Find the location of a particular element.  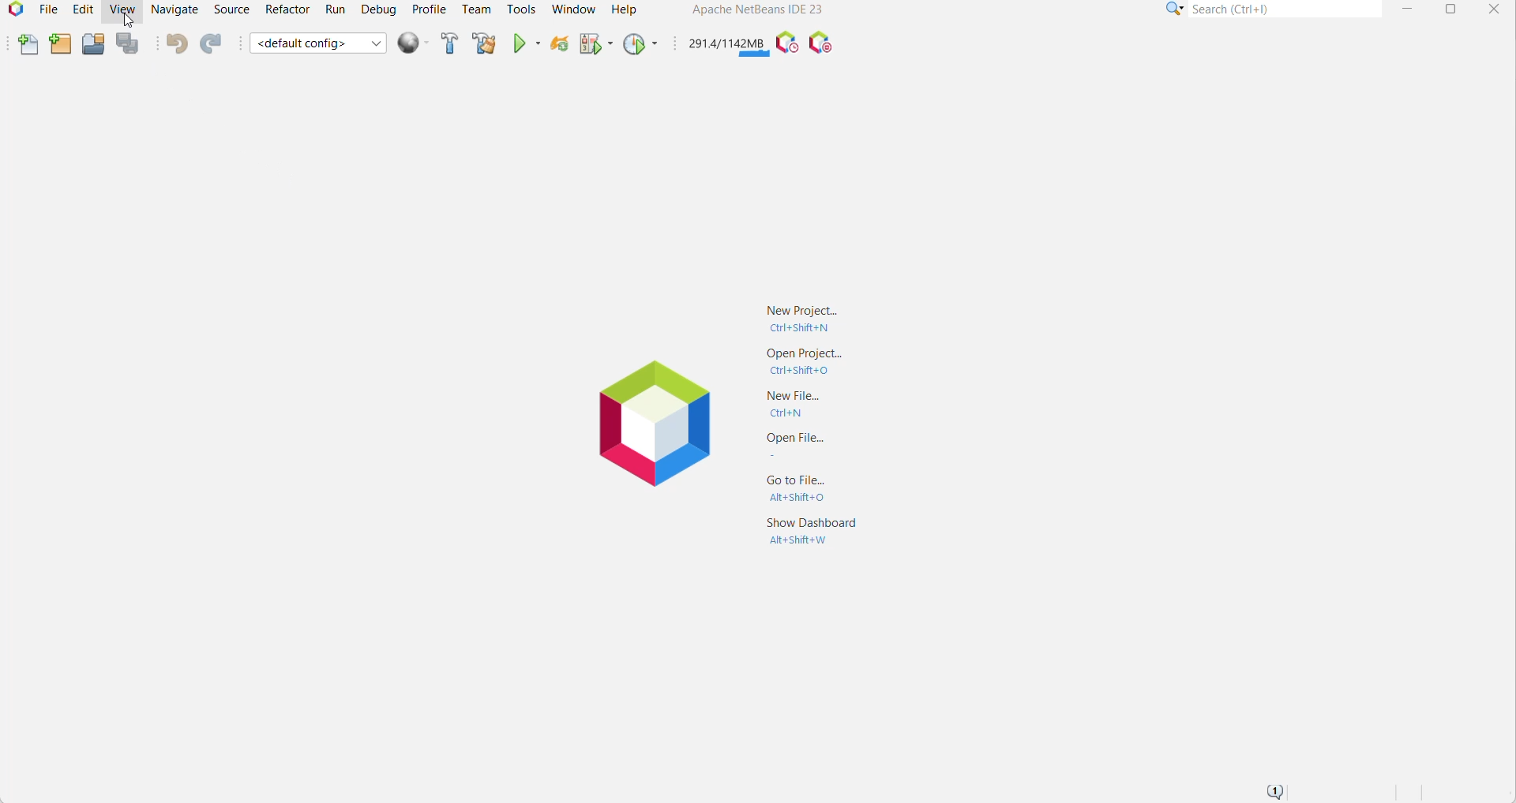

Save All is located at coordinates (129, 43).